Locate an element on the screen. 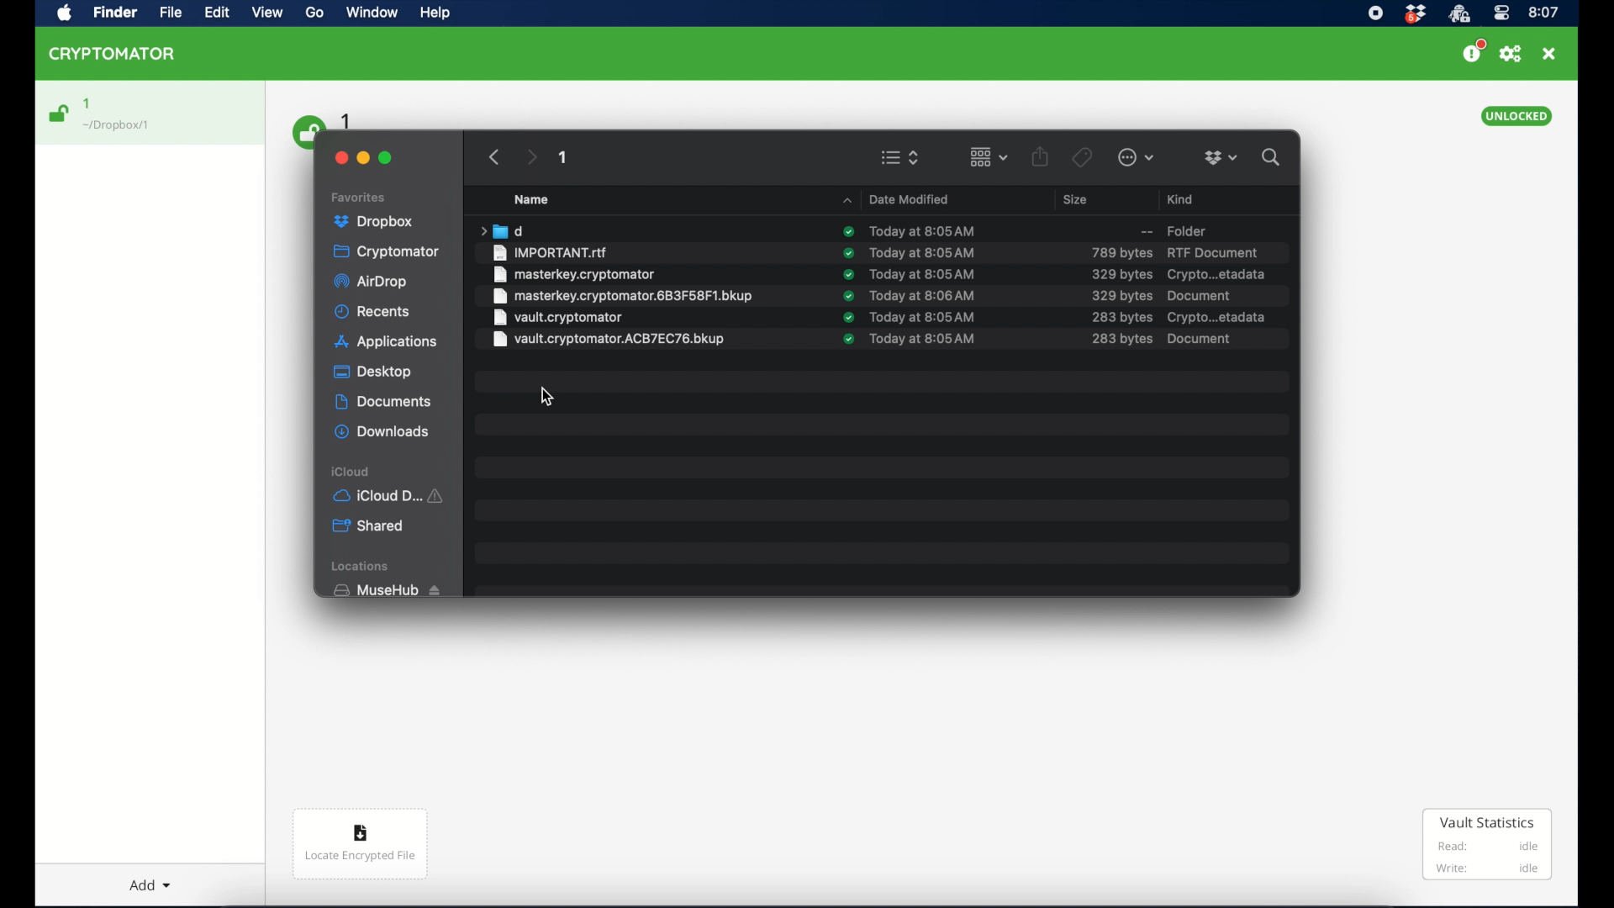 This screenshot has width=1614, height=908. crypto is located at coordinates (1216, 275).